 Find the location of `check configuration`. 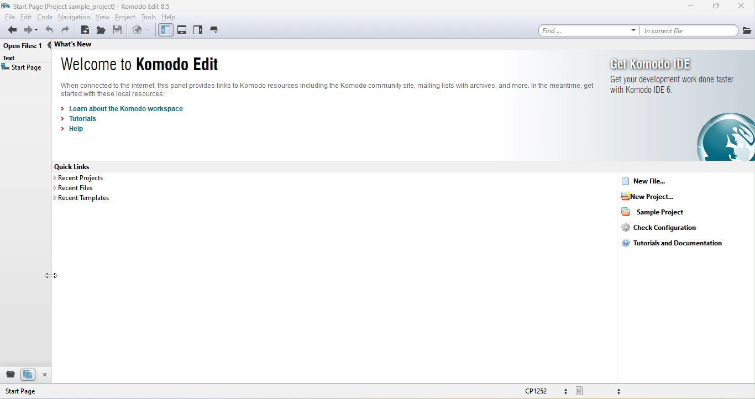

check configuration is located at coordinates (659, 227).